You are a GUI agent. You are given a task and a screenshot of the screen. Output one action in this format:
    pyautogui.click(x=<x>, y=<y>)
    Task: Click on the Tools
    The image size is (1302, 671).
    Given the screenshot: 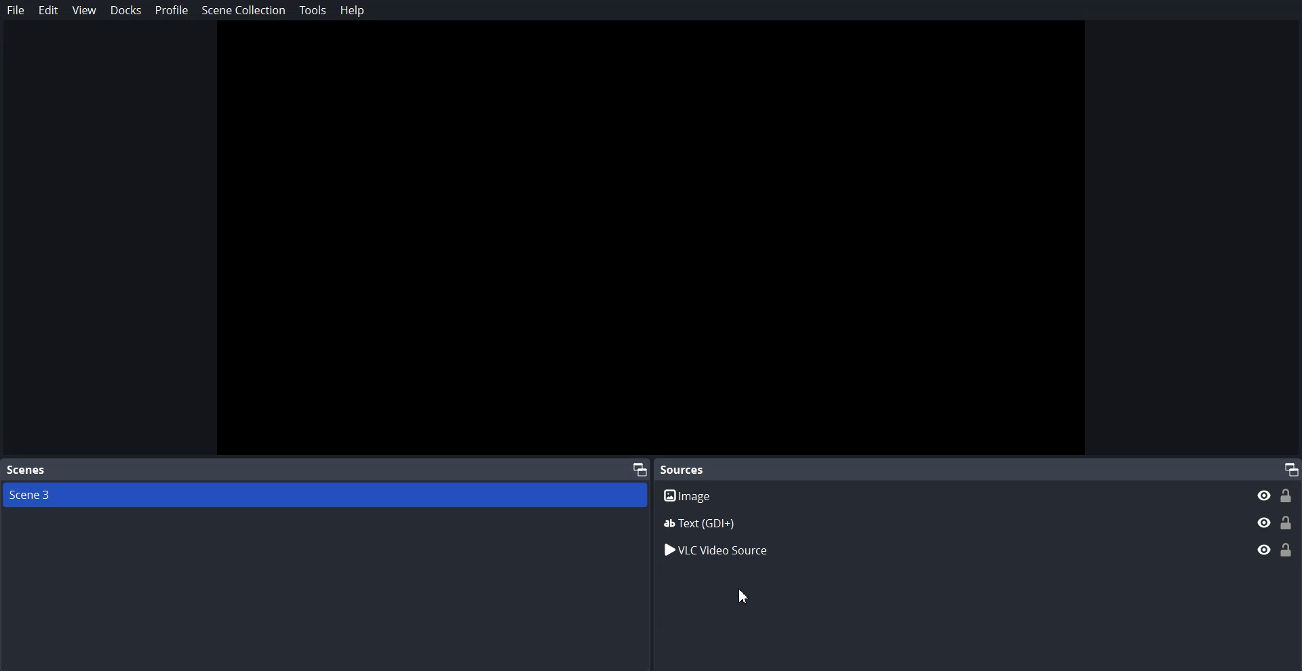 What is the action you would take?
    pyautogui.click(x=313, y=10)
    